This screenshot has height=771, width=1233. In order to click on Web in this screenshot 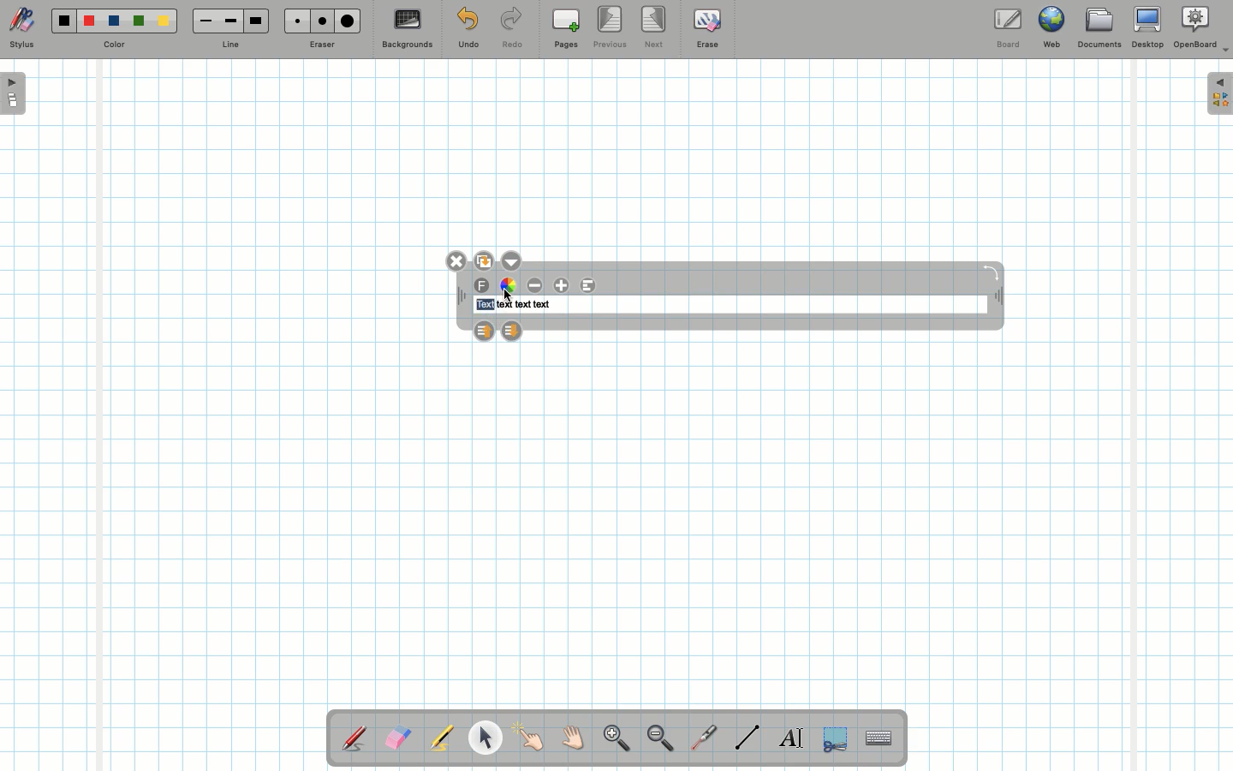, I will do `click(1051, 31)`.